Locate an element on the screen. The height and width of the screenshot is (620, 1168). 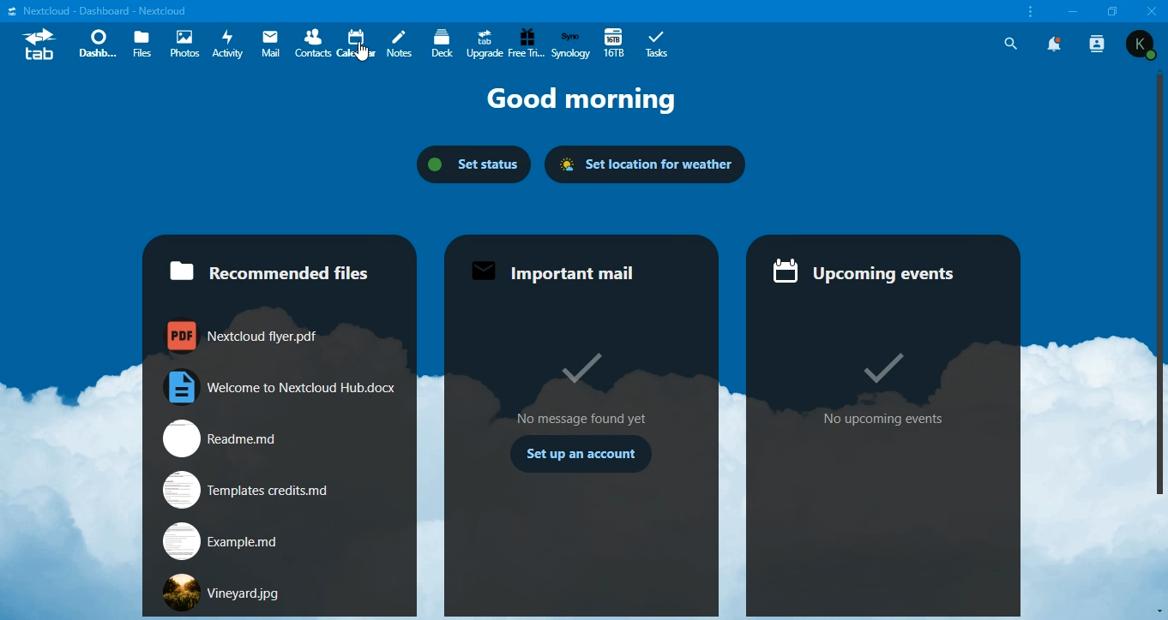
examples.md is located at coordinates (222, 540).